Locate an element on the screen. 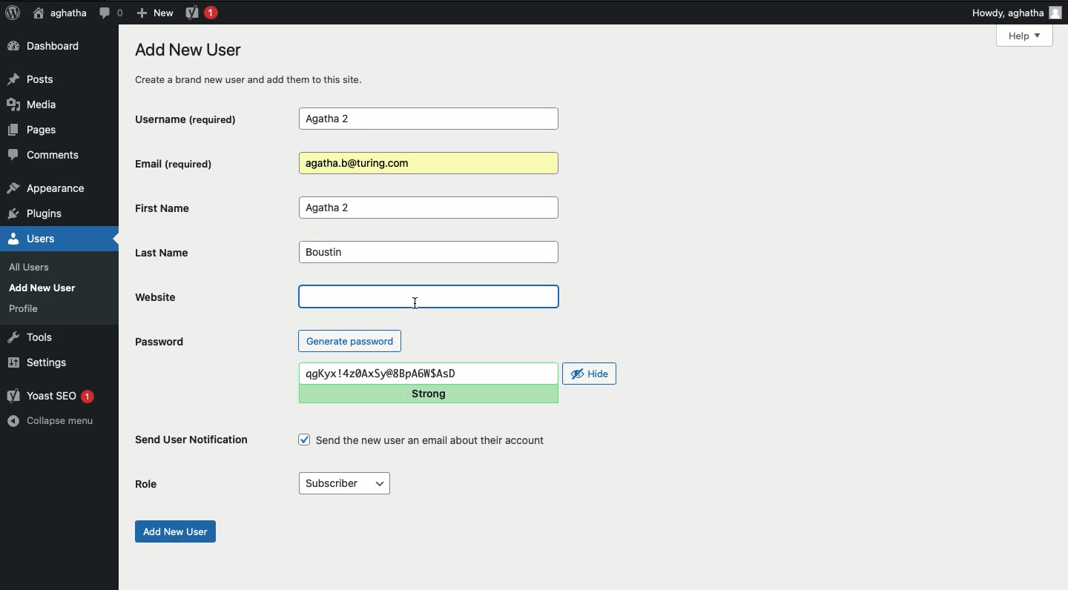  Yoast is located at coordinates (200, 12).